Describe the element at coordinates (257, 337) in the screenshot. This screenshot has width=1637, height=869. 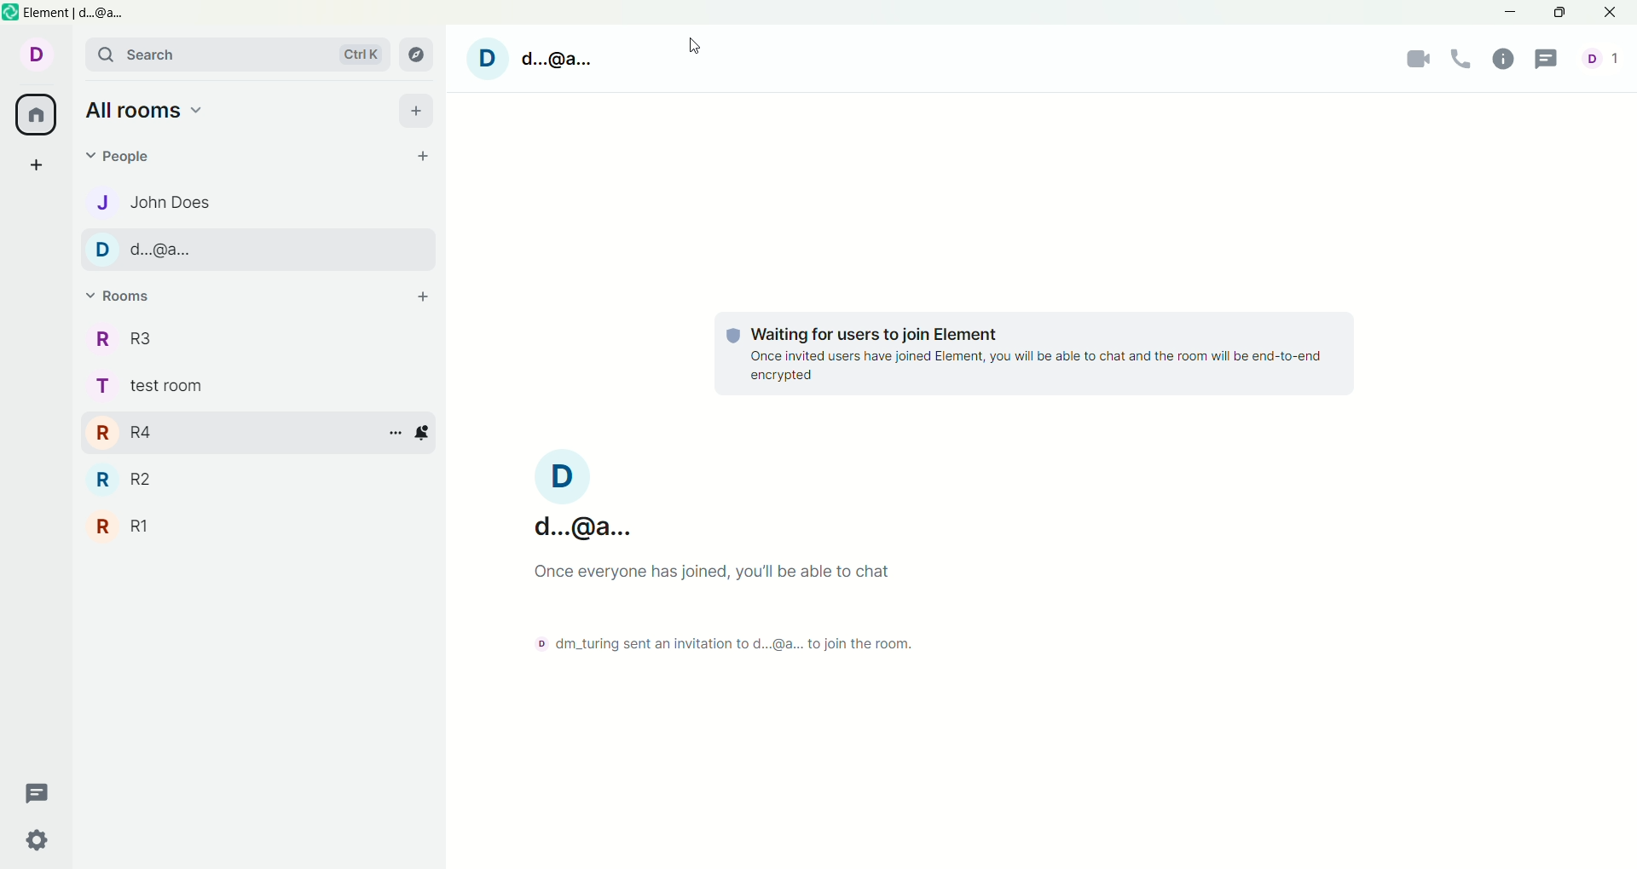
I see `R3 room` at that location.